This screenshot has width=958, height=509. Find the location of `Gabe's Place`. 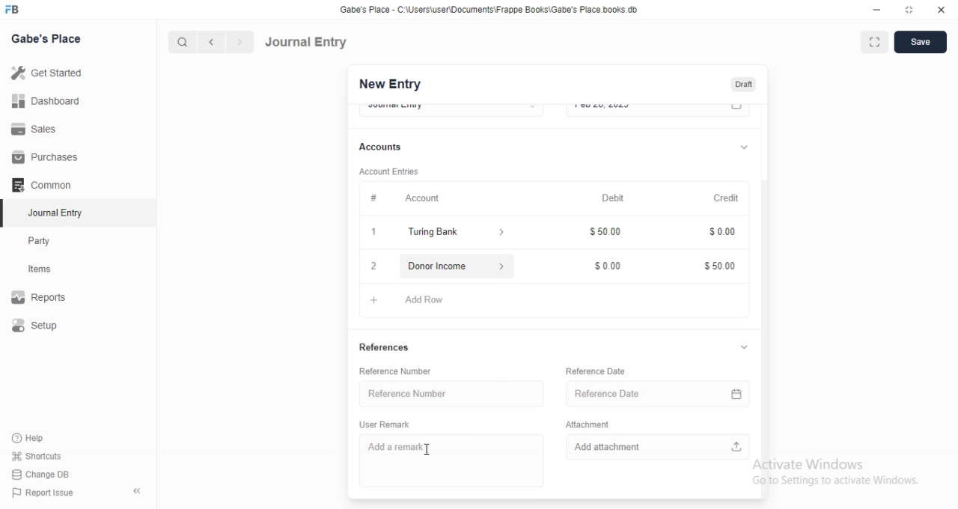

Gabe's Place is located at coordinates (46, 38).